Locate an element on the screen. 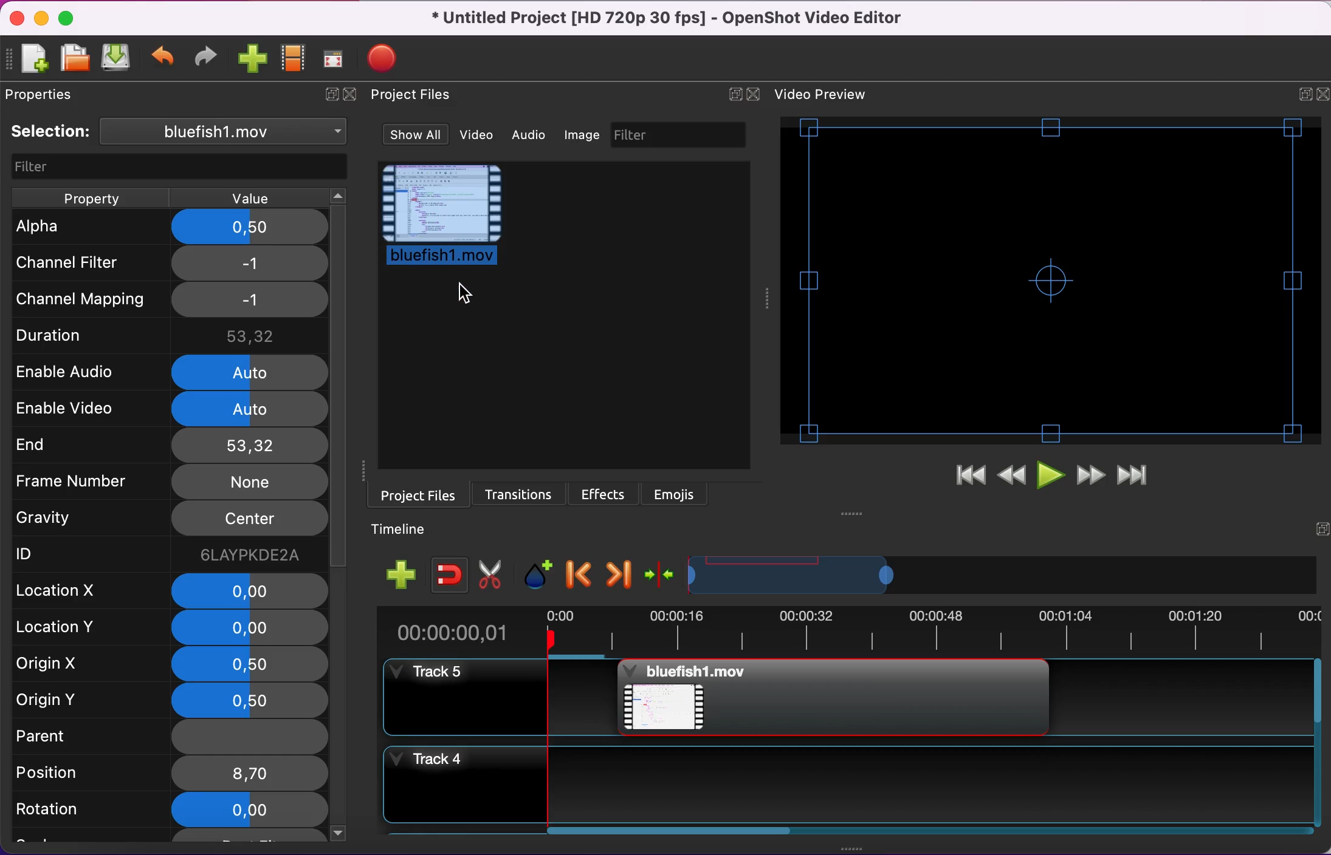 Image resolution: width=1331 pixels, height=855 pixels. location y is located at coordinates (74, 630).